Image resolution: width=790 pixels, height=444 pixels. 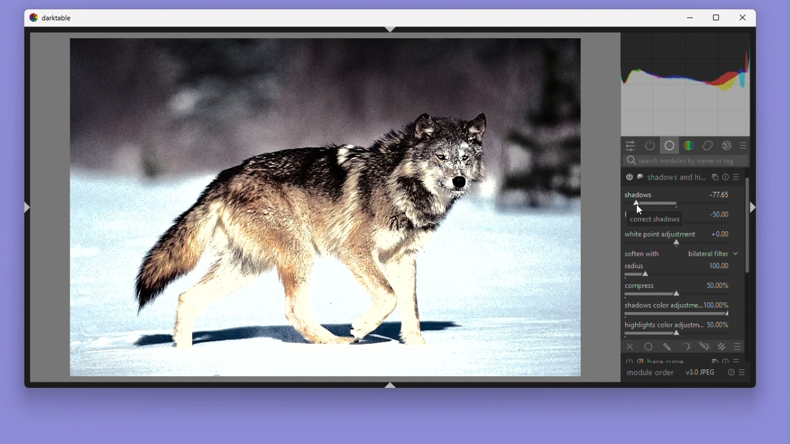 I want to click on Base, so click(x=669, y=146).